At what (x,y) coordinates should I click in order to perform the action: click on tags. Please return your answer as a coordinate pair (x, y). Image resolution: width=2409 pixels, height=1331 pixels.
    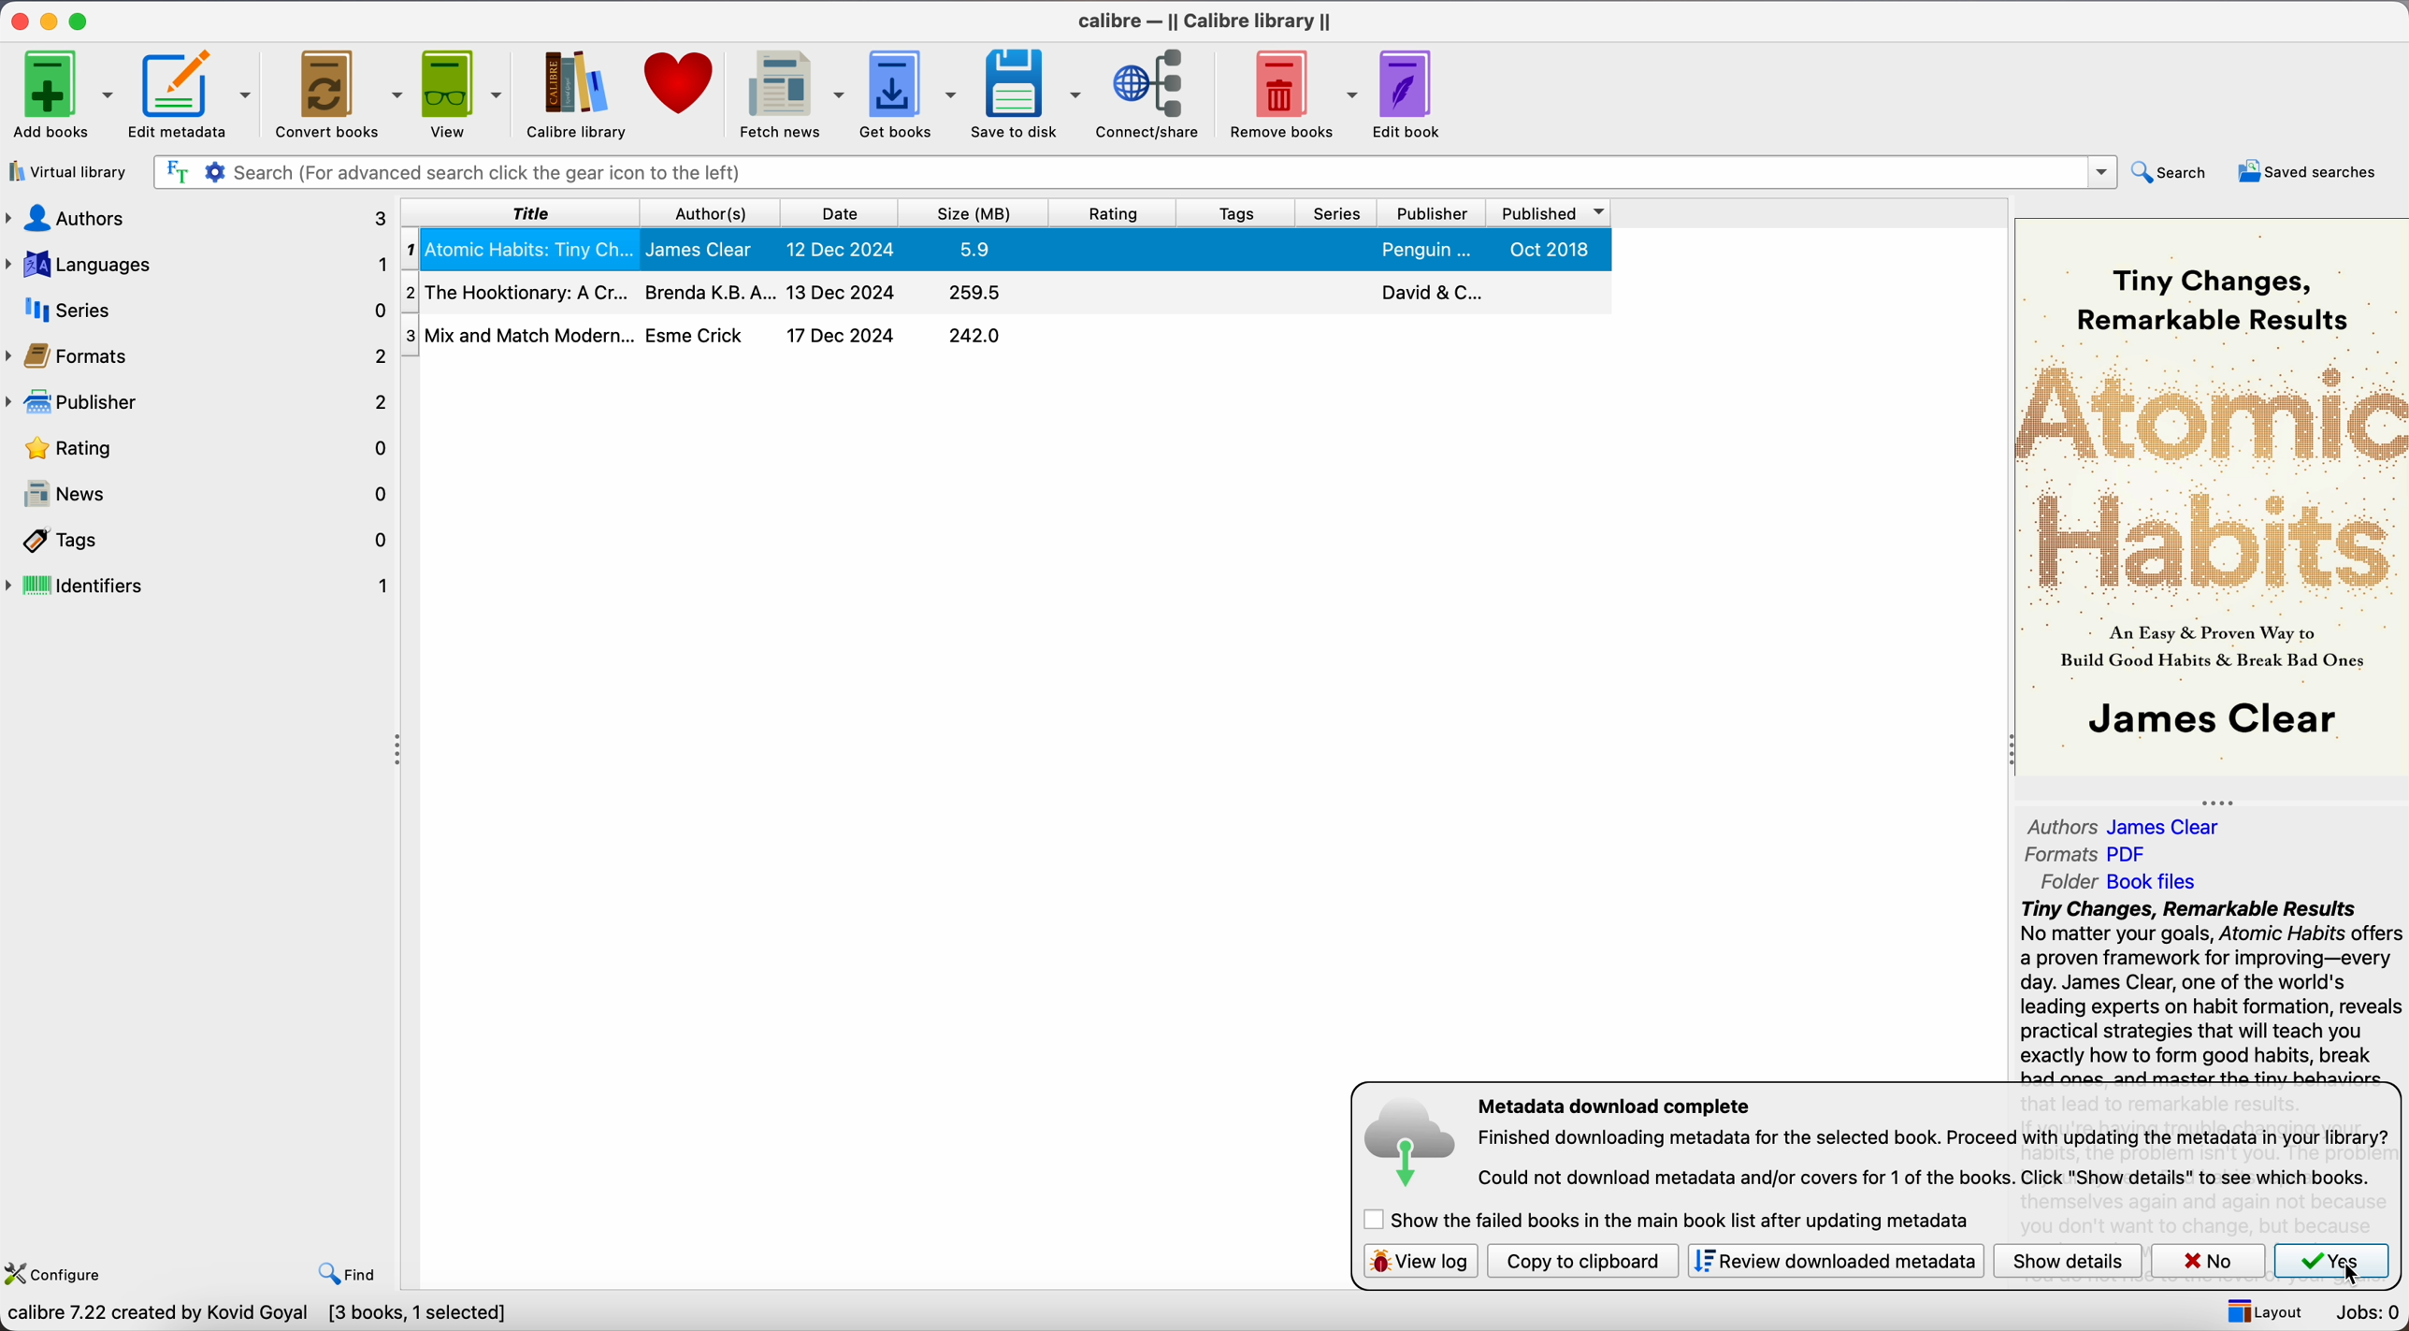
    Looking at the image, I should click on (208, 541).